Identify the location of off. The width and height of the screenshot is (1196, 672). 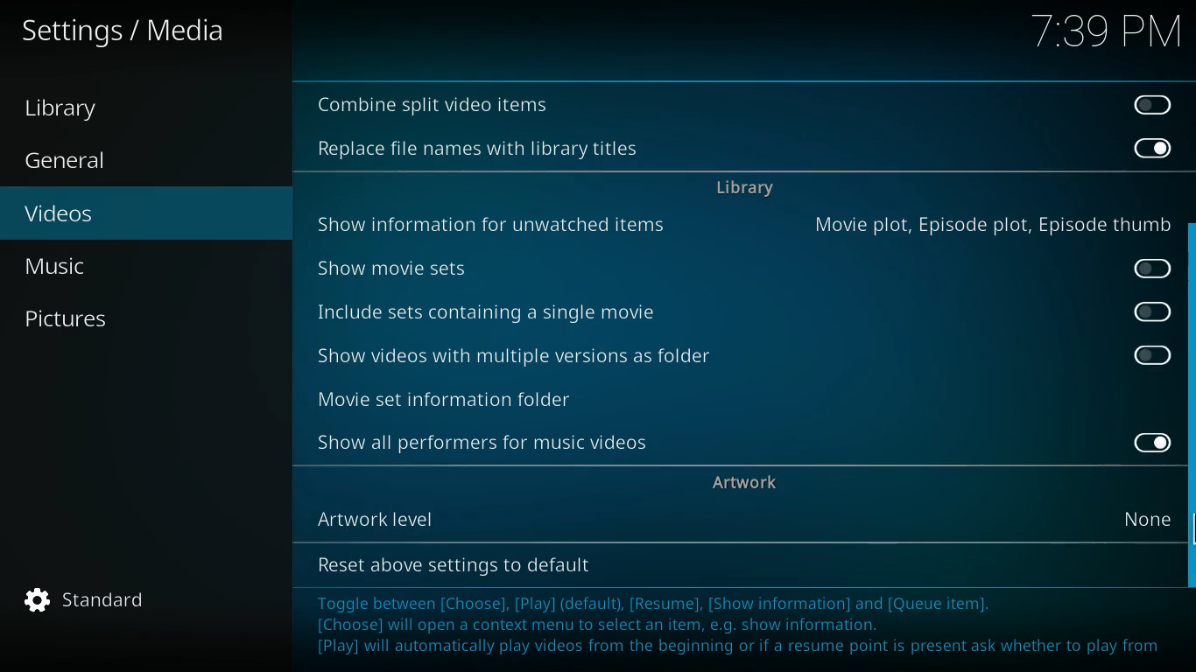
(1150, 103).